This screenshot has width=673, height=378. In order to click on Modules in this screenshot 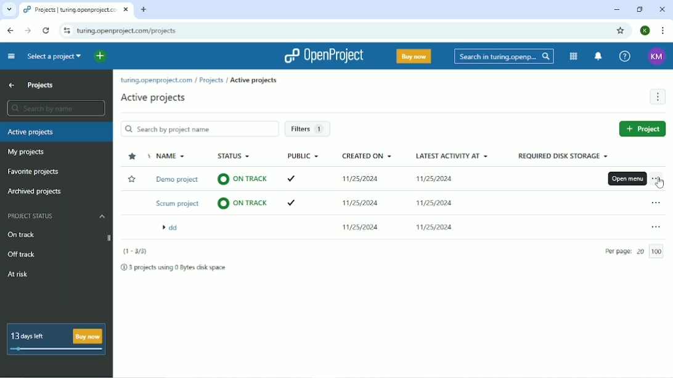, I will do `click(574, 56)`.